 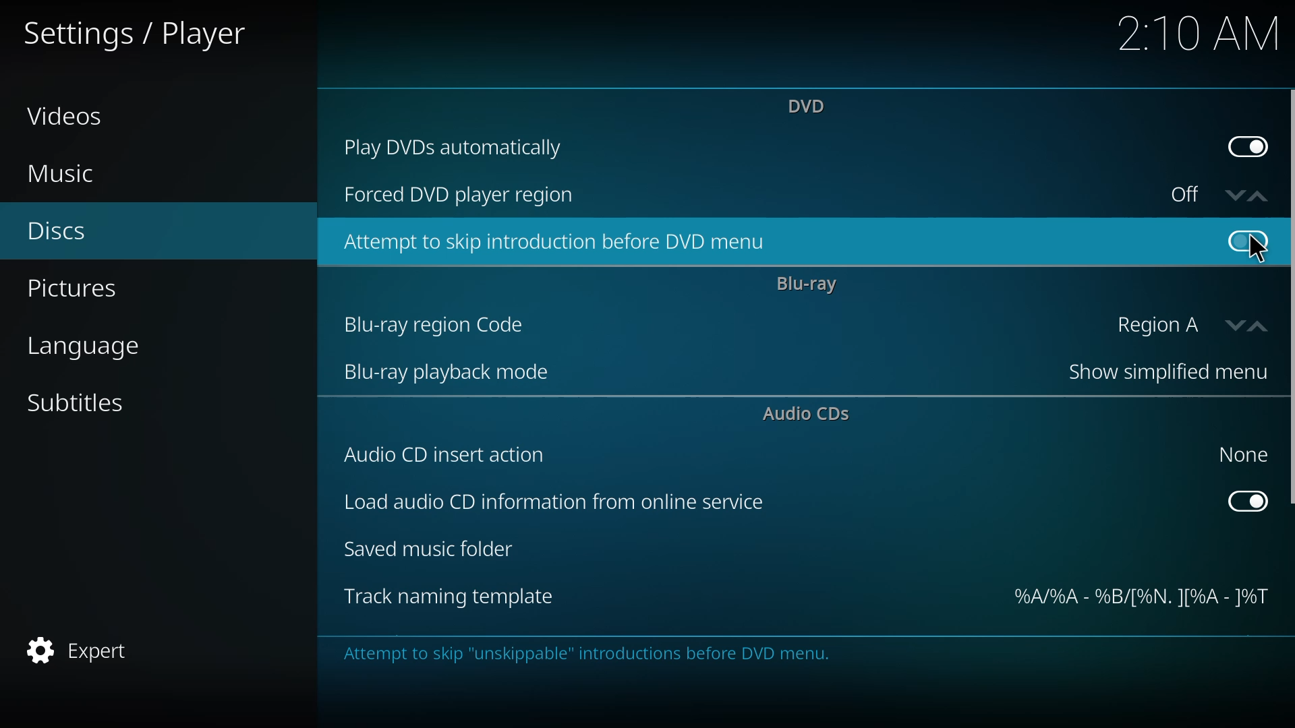 What do you see at coordinates (460, 145) in the screenshot?
I see `play dvds automatically` at bounding box center [460, 145].